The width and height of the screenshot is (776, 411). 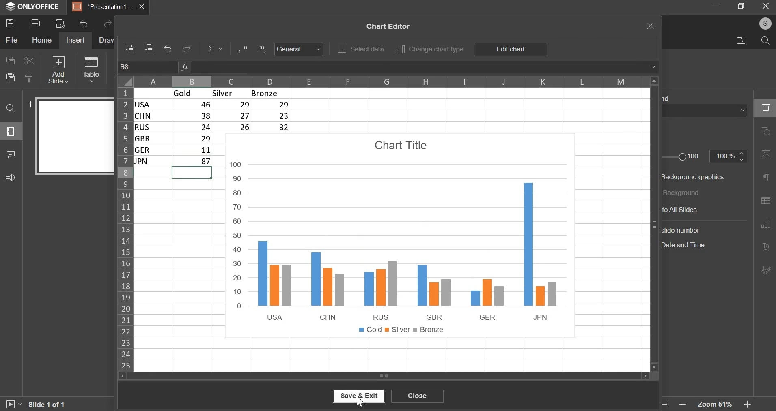 I want to click on selected cell, so click(x=192, y=172).